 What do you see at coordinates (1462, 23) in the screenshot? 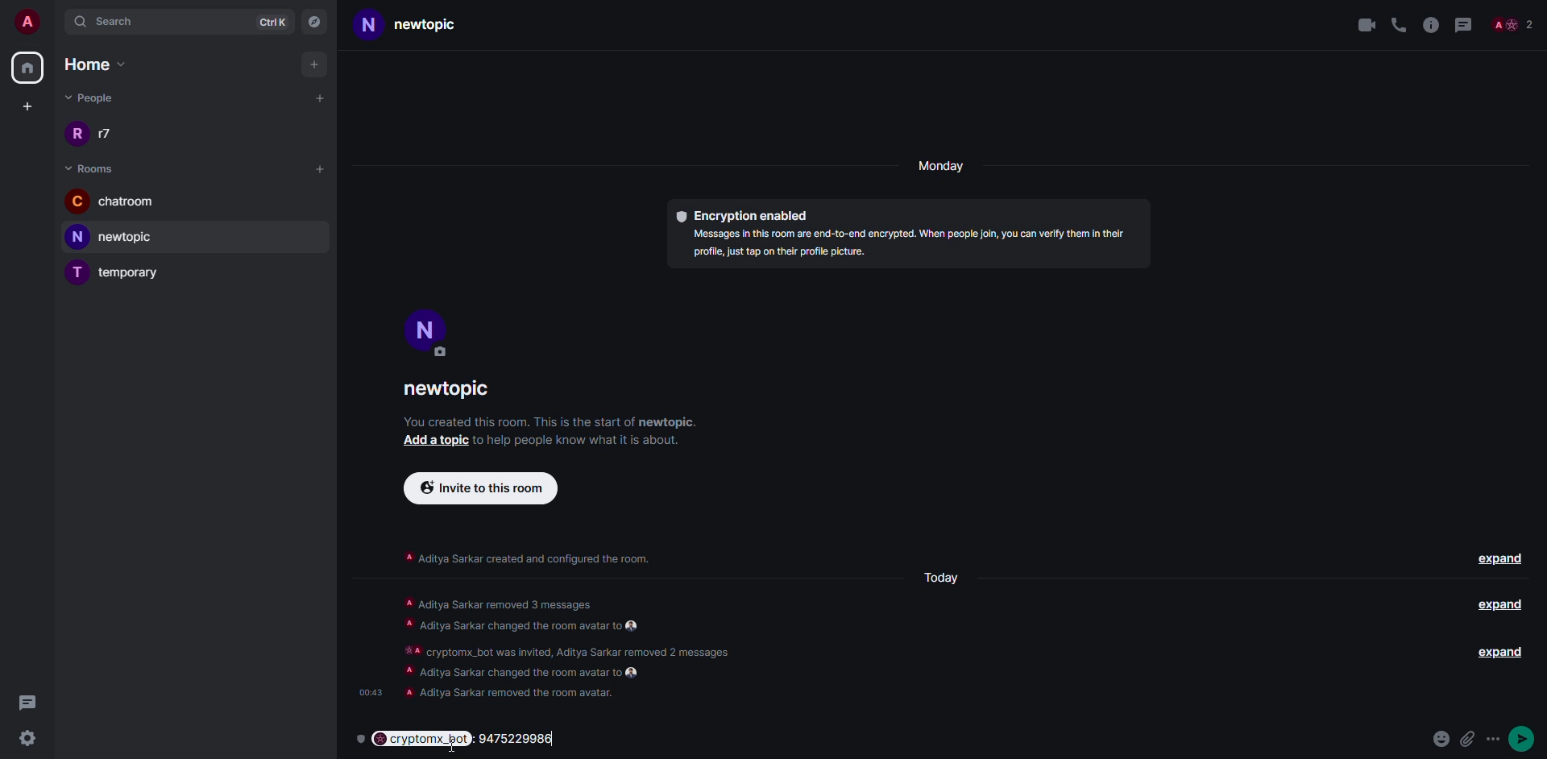
I see `threads` at bounding box center [1462, 23].